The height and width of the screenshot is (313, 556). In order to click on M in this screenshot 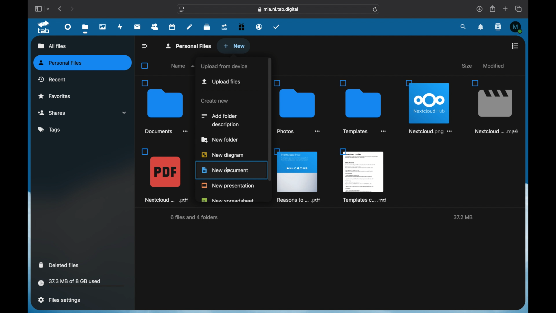, I will do `click(517, 27)`.